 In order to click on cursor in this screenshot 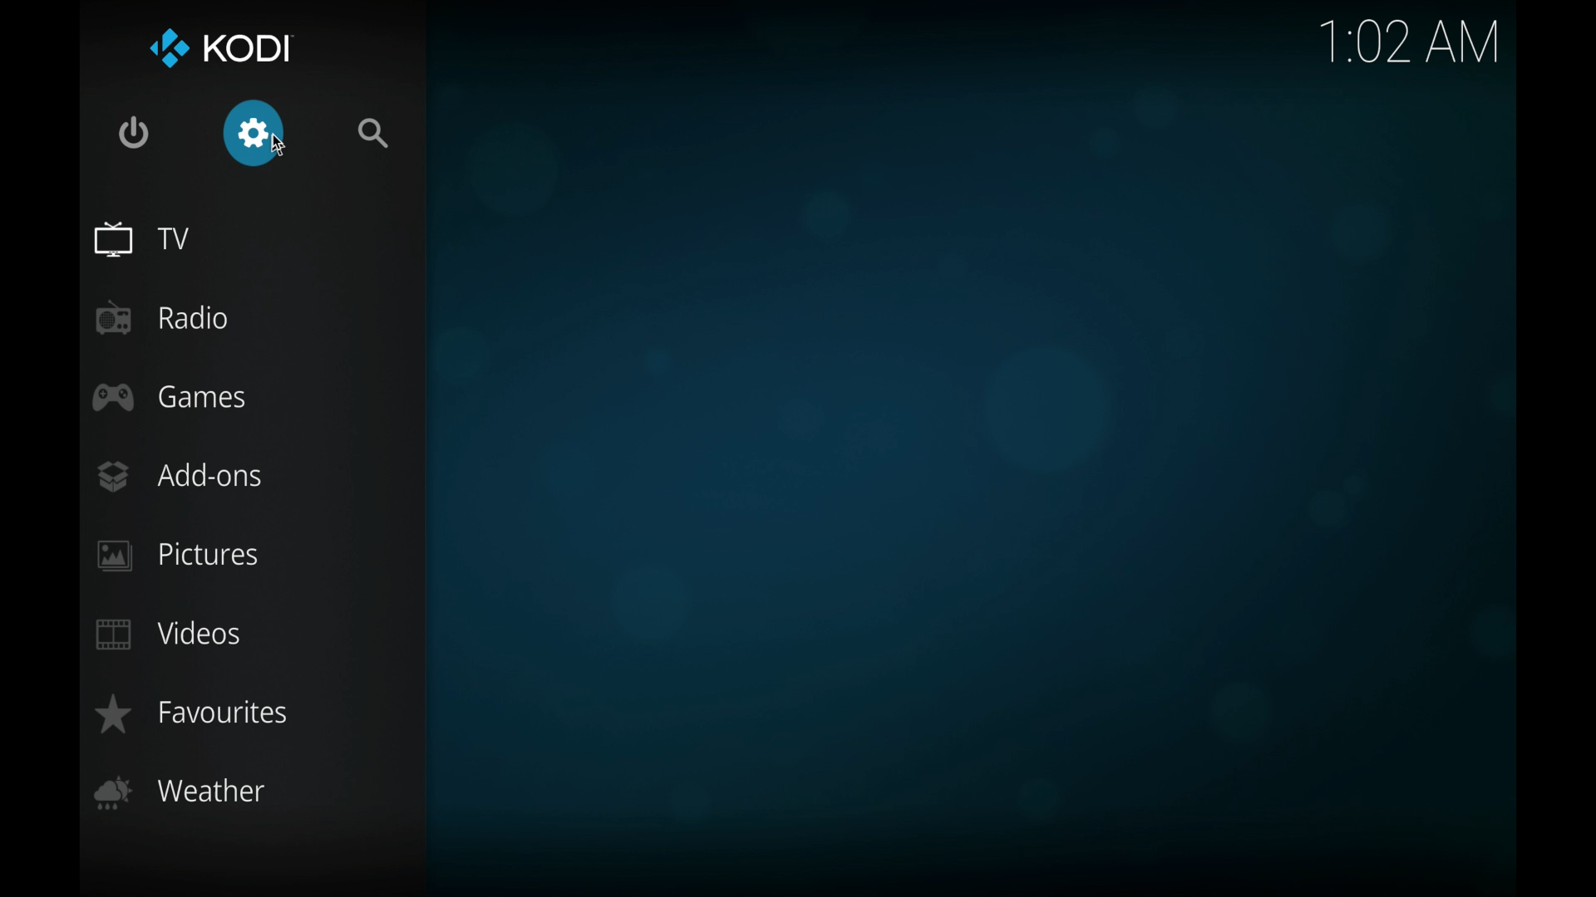, I will do `click(281, 155)`.